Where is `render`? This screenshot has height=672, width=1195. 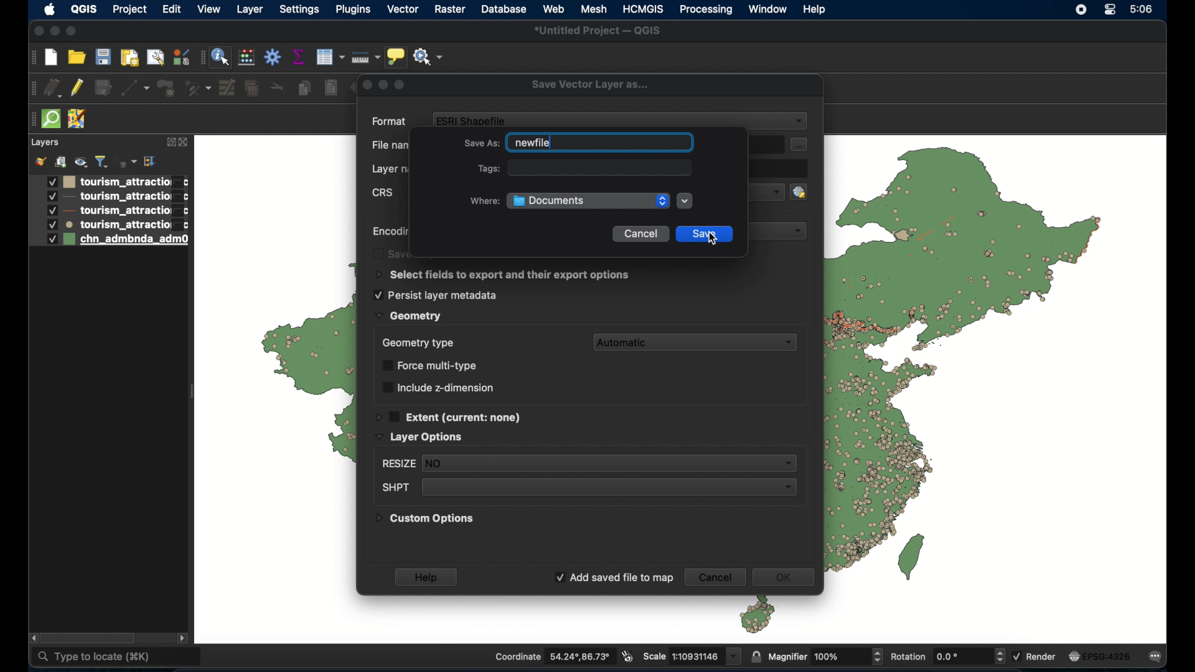
render is located at coordinates (1035, 657).